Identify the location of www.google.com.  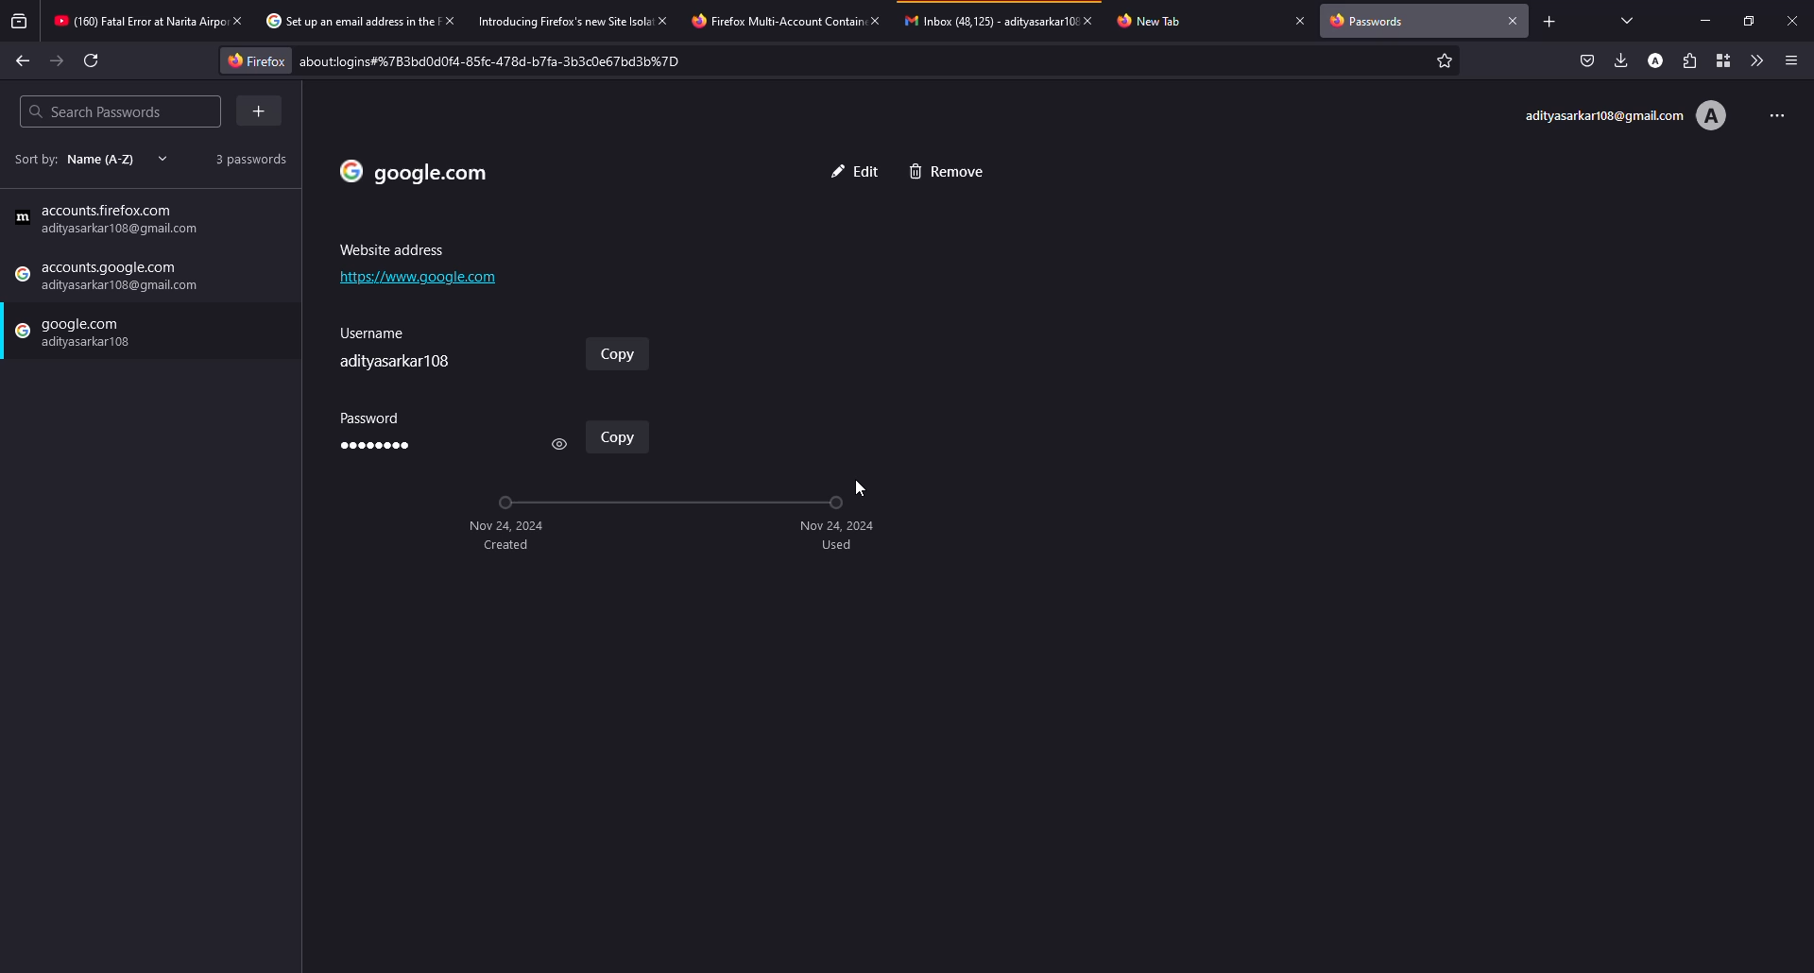
(615, 354).